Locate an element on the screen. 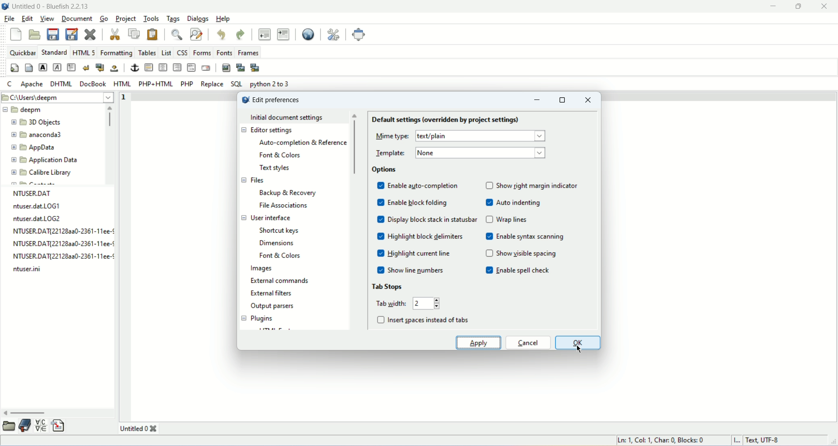  NTUSER.DAT is located at coordinates (31, 193).